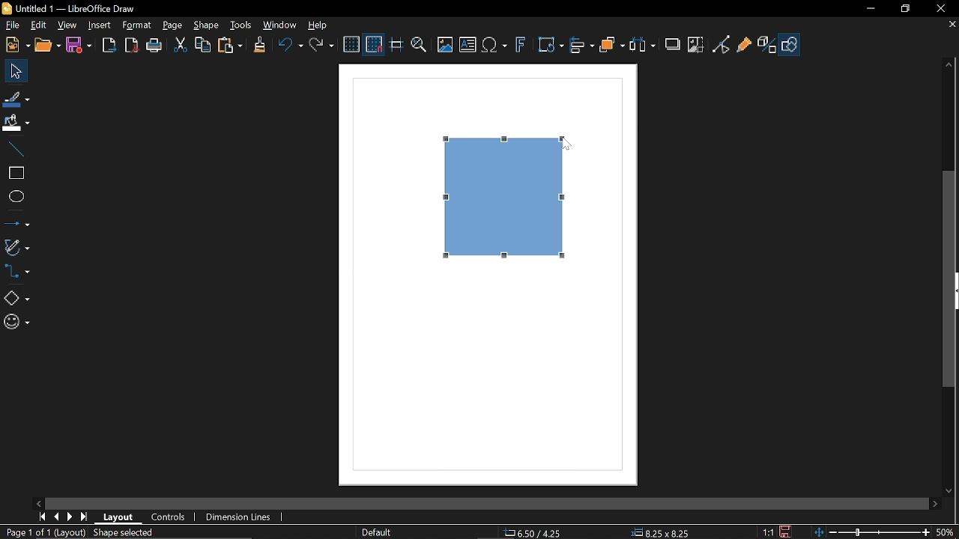 The width and height of the screenshot is (959, 539). What do you see at coordinates (787, 532) in the screenshot?
I see `Save` at bounding box center [787, 532].